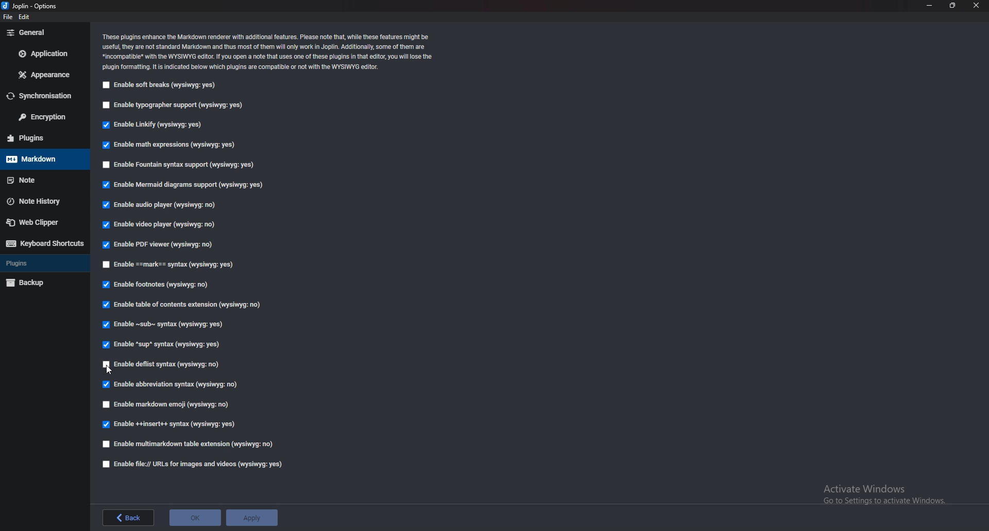 Image resolution: width=989 pixels, height=531 pixels. What do you see at coordinates (41, 159) in the screenshot?
I see `markdown` at bounding box center [41, 159].